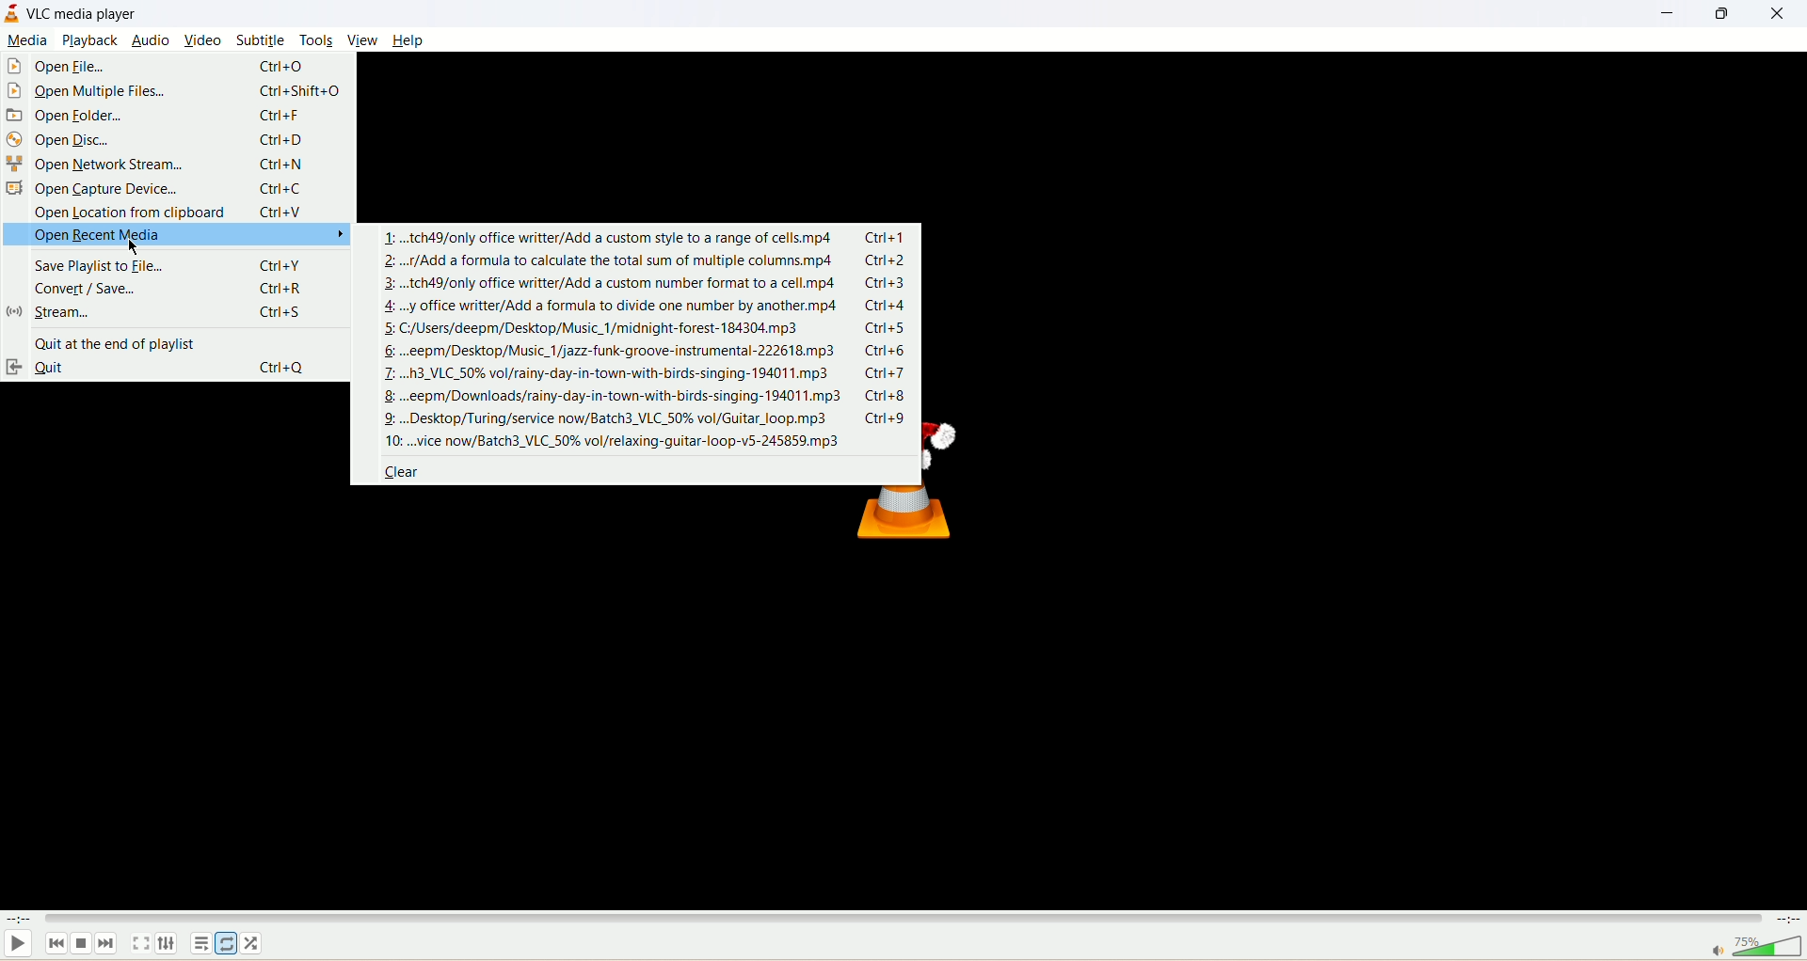 The image size is (1807, 961). Describe the element at coordinates (284, 187) in the screenshot. I see `ctrl+C` at that location.